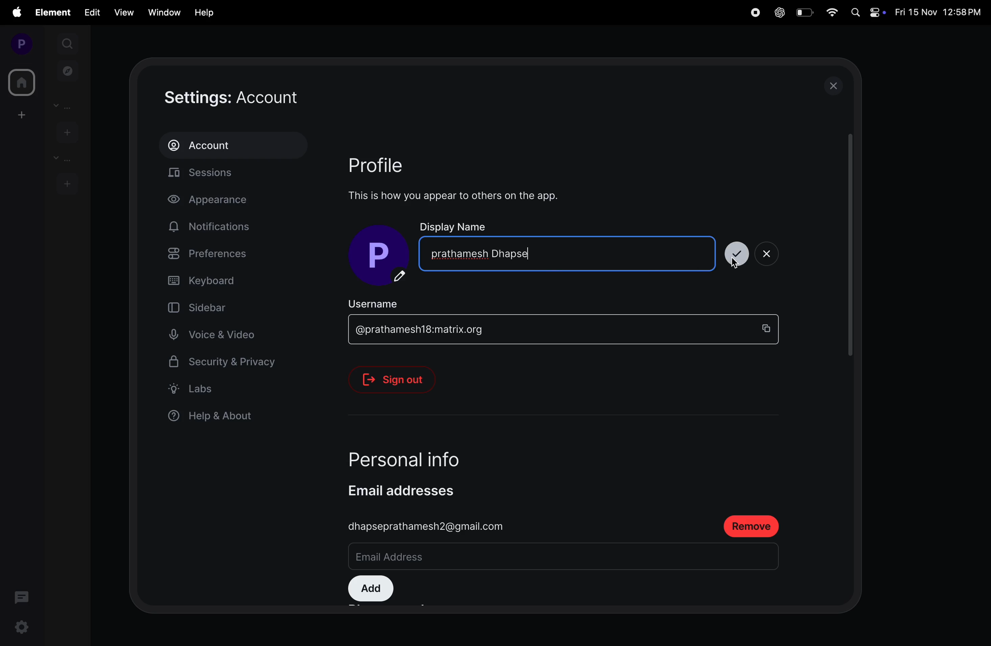 The image size is (991, 646). What do you see at coordinates (223, 388) in the screenshot?
I see `labs` at bounding box center [223, 388].